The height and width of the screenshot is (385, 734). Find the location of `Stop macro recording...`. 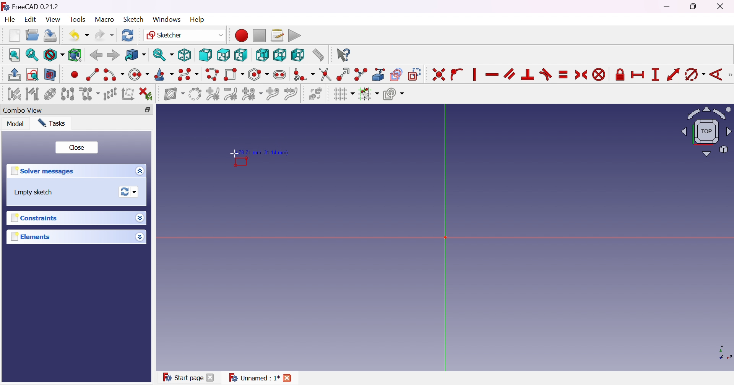

Stop macro recording... is located at coordinates (260, 35).